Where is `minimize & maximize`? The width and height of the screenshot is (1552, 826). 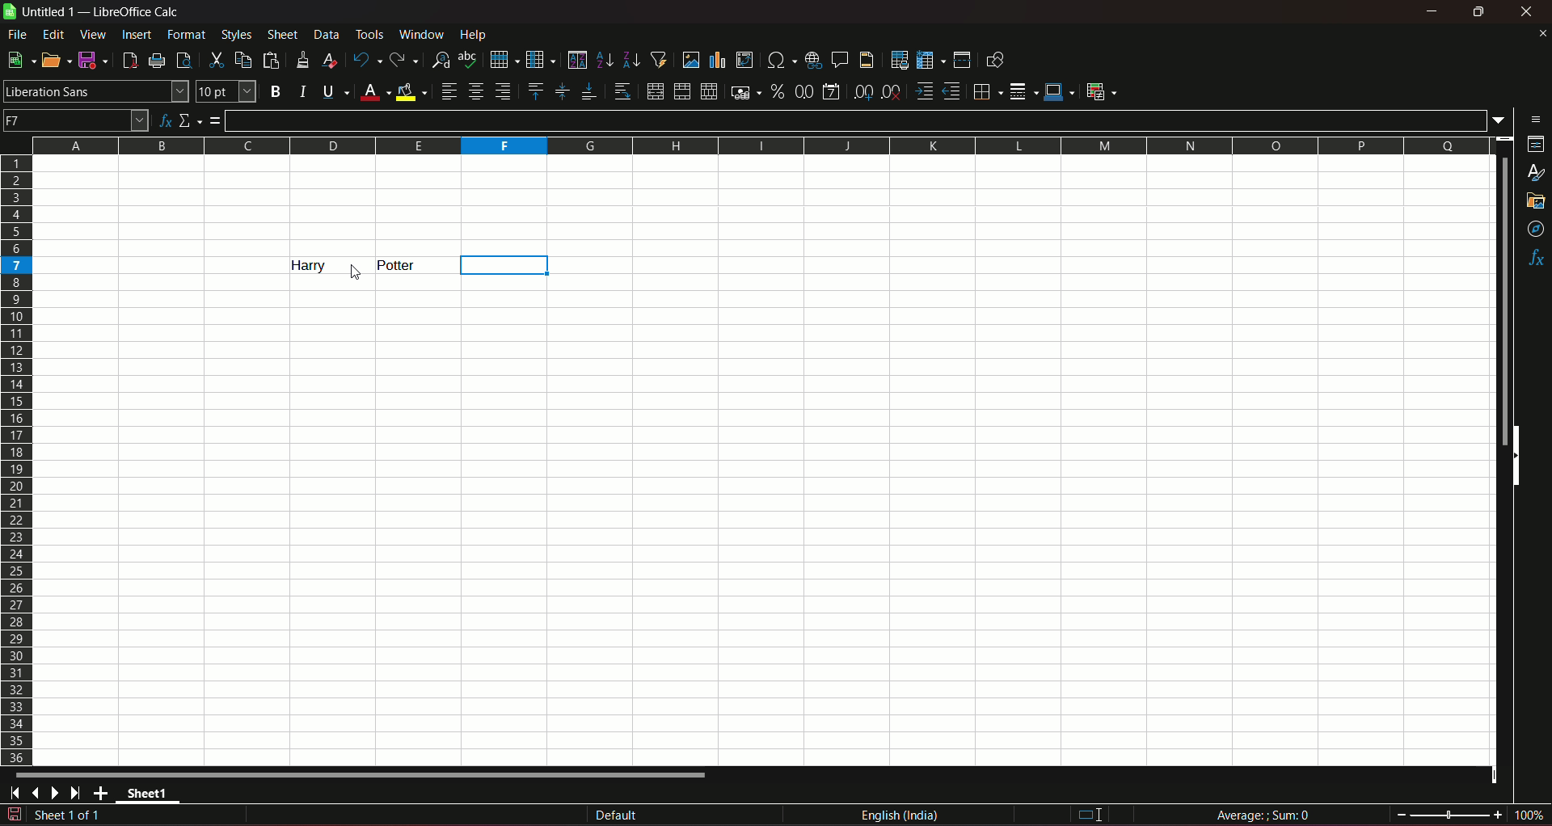
minimize & maximize is located at coordinates (1478, 12).